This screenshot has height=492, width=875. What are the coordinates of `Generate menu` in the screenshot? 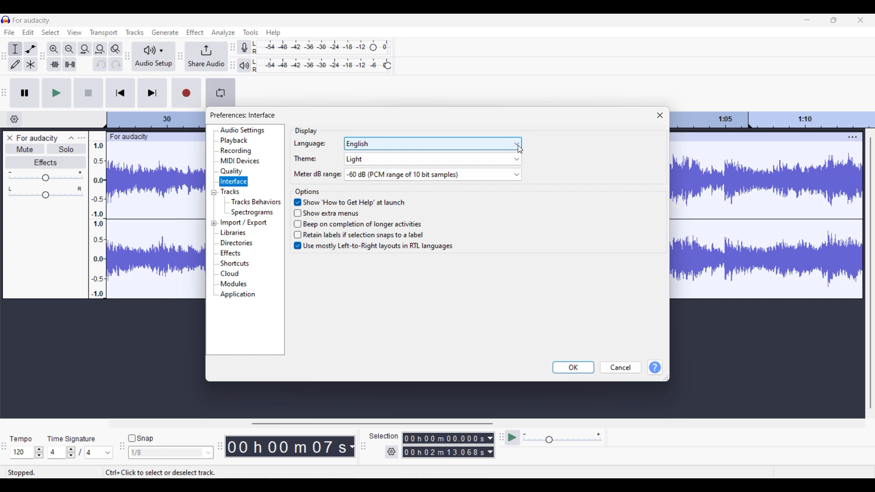 It's located at (165, 32).